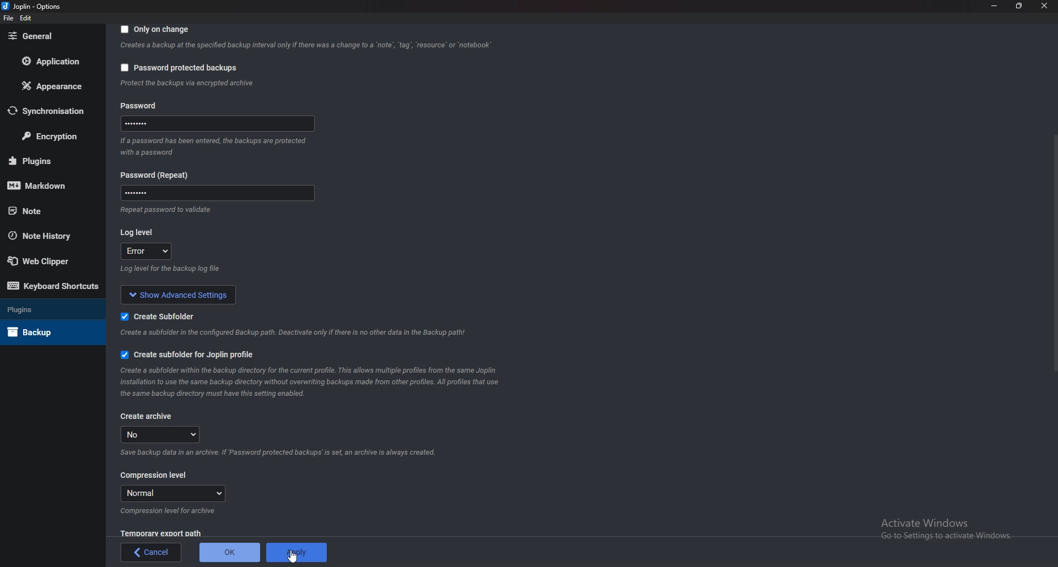 This screenshot has height=567, width=1058. What do you see at coordinates (164, 209) in the screenshot?
I see `Info` at bounding box center [164, 209].